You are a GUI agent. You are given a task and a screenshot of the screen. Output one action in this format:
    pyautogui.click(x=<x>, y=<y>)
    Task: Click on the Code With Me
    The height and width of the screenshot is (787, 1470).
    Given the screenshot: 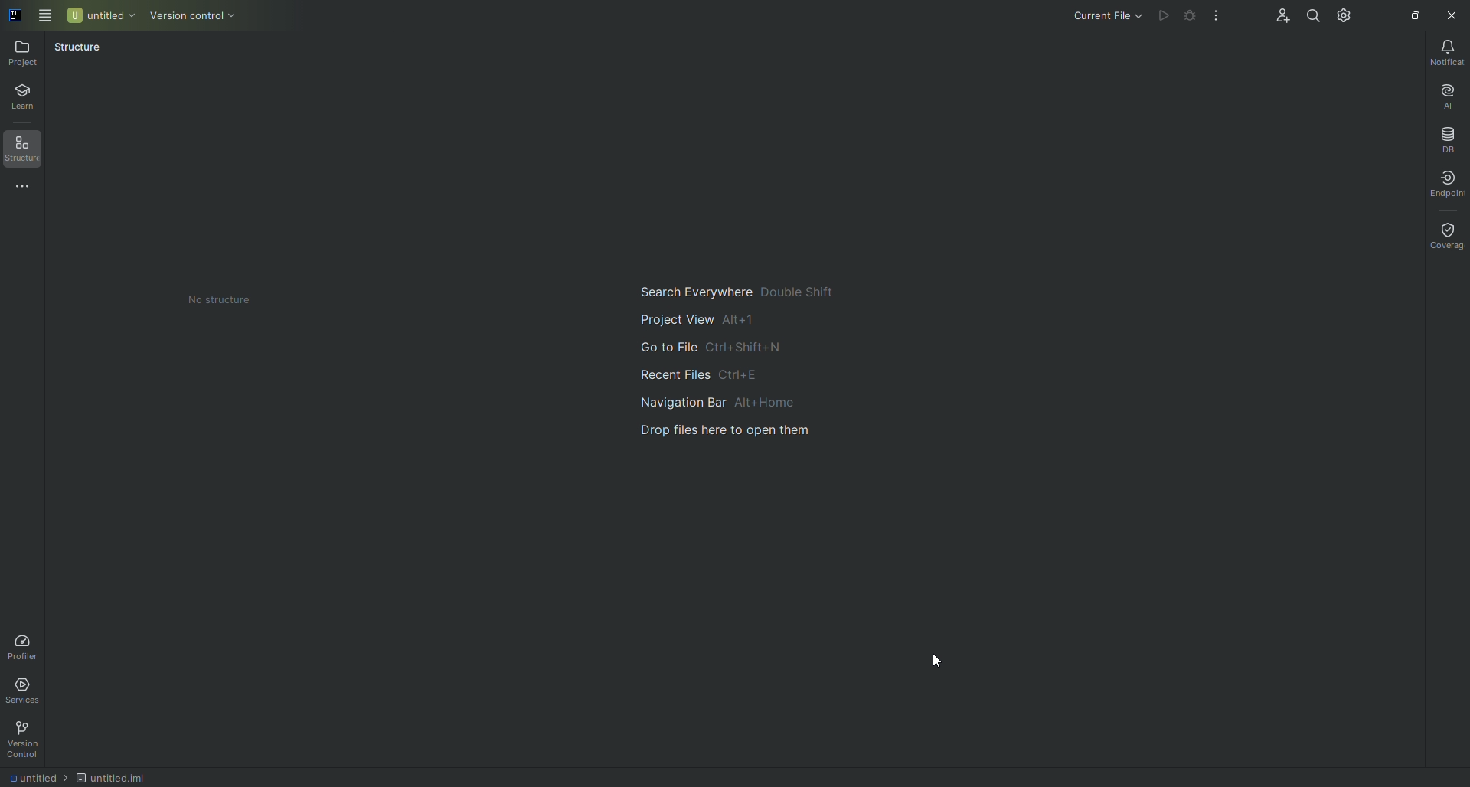 What is the action you would take?
    pyautogui.click(x=1279, y=18)
    